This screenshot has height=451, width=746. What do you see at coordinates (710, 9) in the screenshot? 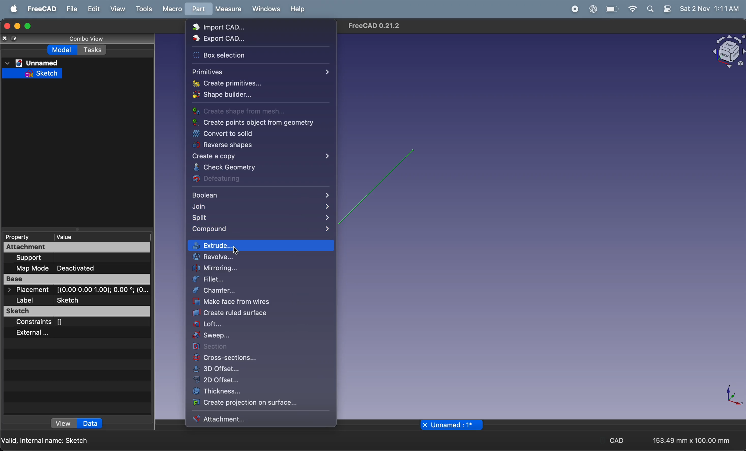
I see `Sat 2 Nov 1:11AM` at bounding box center [710, 9].